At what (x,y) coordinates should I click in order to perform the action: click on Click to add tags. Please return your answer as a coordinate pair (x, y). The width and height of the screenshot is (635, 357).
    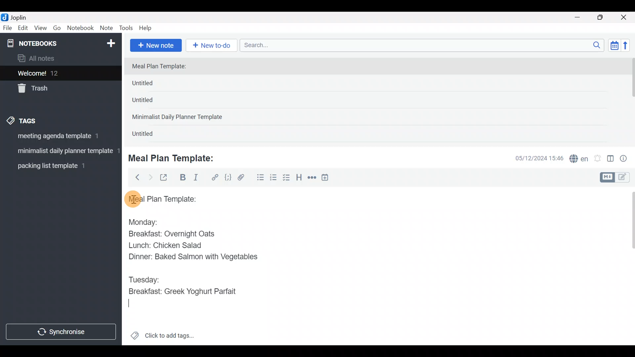
    Looking at the image, I should click on (162, 338).